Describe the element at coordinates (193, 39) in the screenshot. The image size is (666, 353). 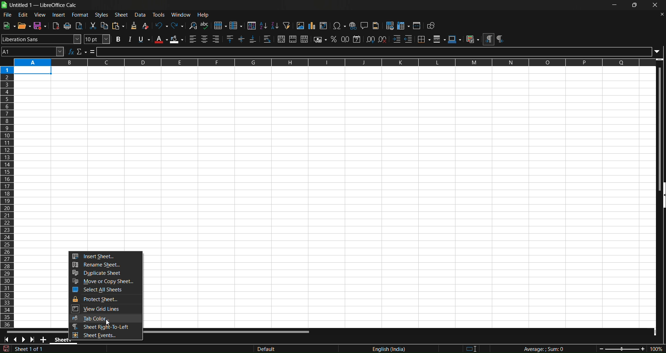
I see `align left` at that location.